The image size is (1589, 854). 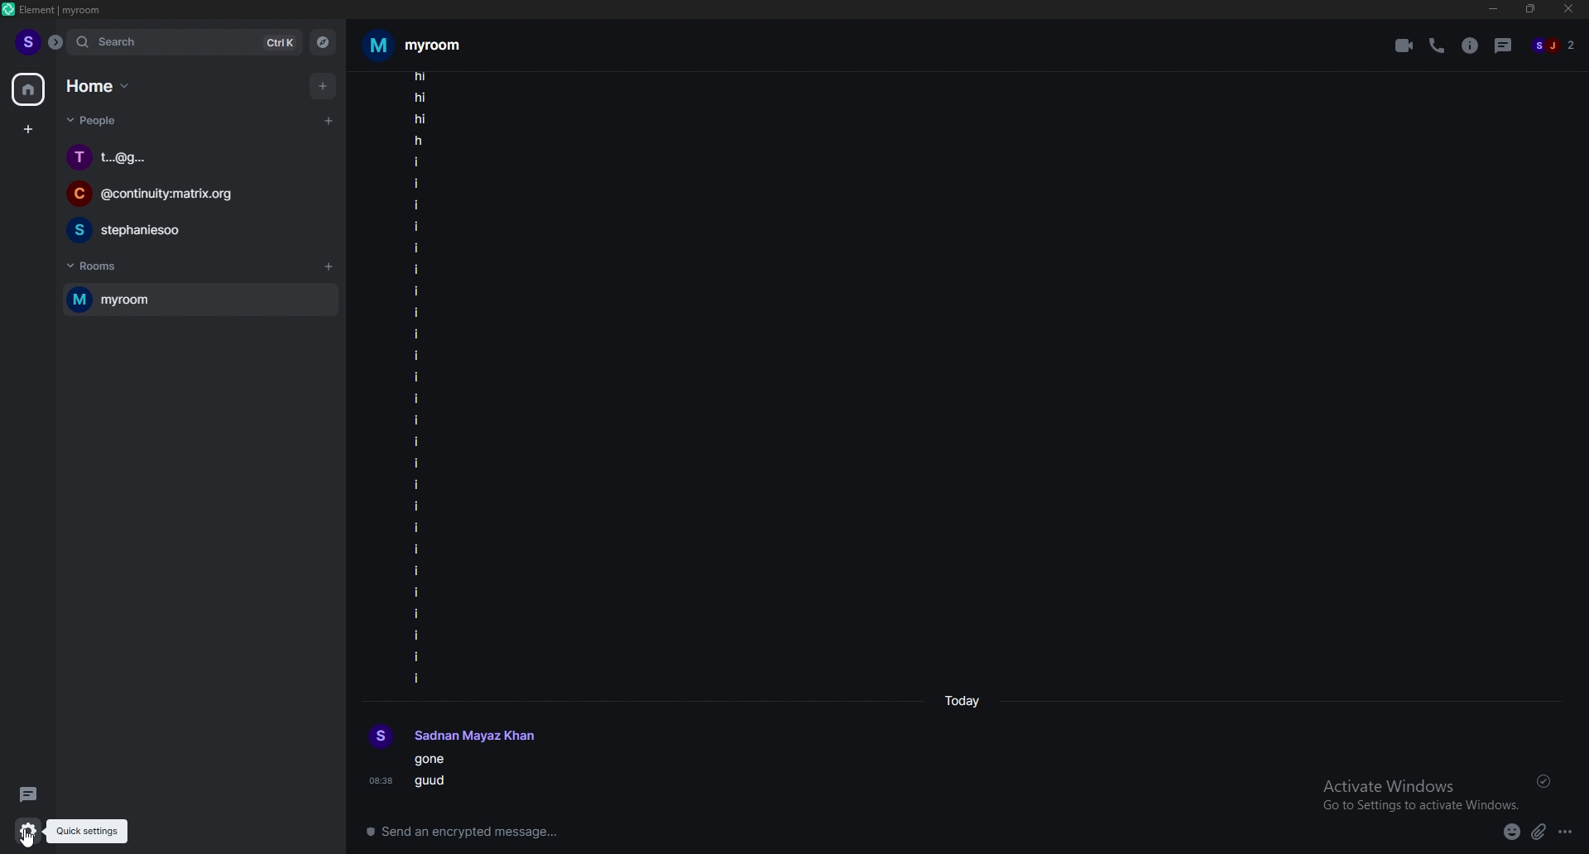 What do you see at coordinates (418, 377) in the screenshot?
I see `texts` at bounding box center [418, 377].